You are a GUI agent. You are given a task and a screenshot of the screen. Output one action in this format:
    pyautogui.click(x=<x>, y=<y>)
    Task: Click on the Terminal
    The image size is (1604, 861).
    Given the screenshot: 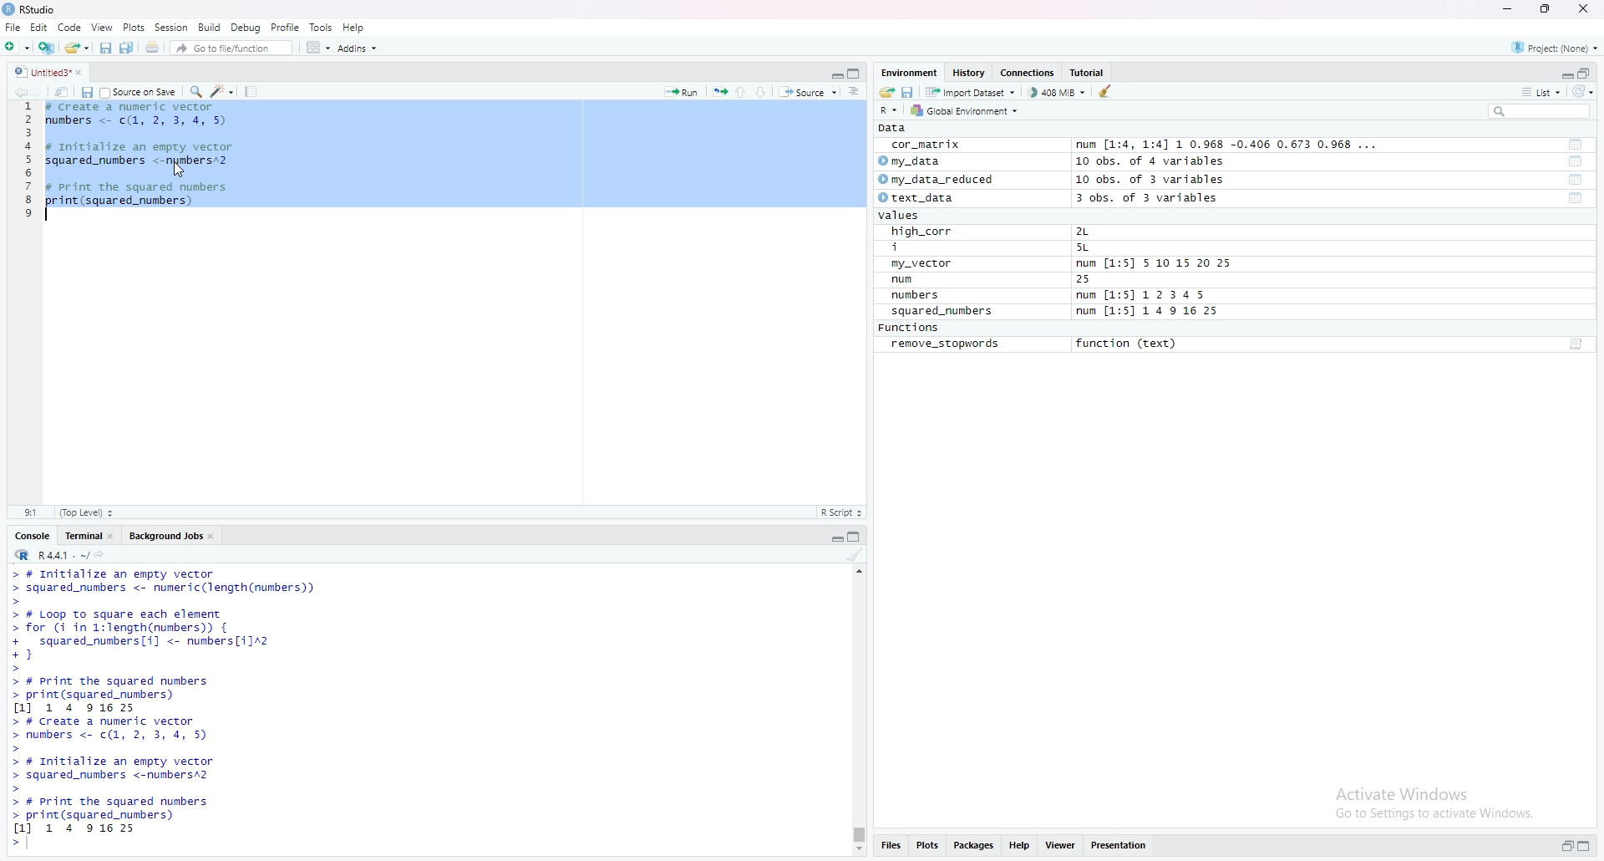 What is the action you would take?
    pyautogui.click(x=80, y=534)
    